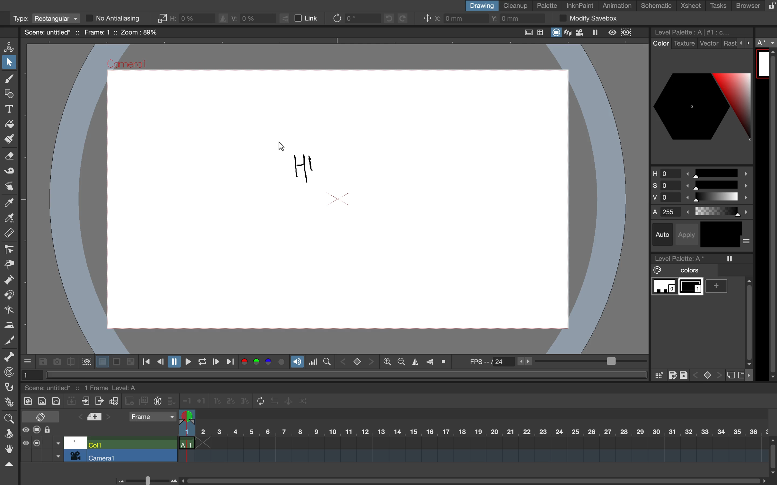 The image size is (777, 485). What do you see at coordinates (258, 402) in the screenshot?
I see `repeat` at bounding box center [258, 402].